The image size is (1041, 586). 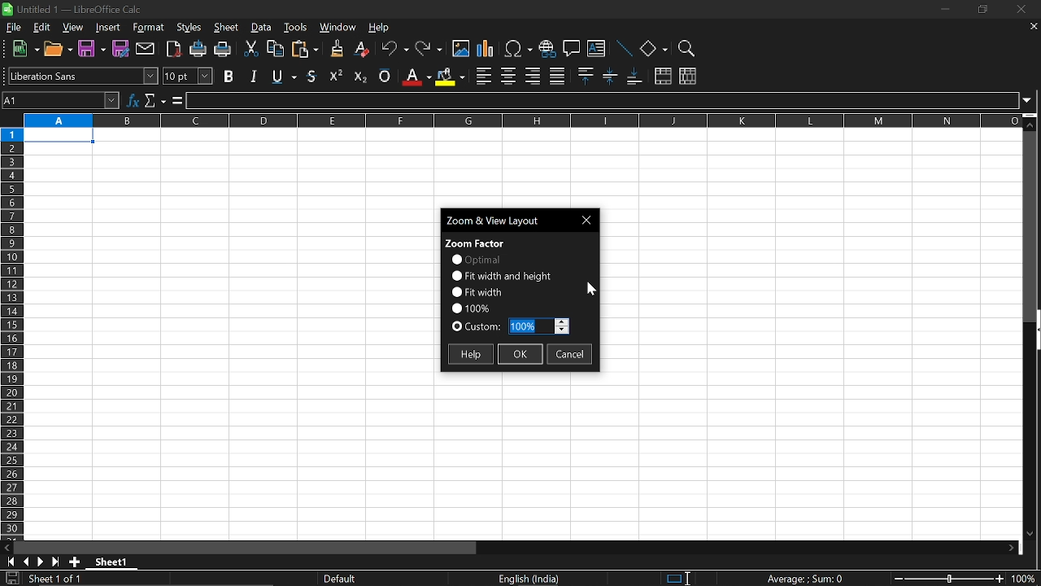 I want to click on sheet name, so click(x=115, y=562).